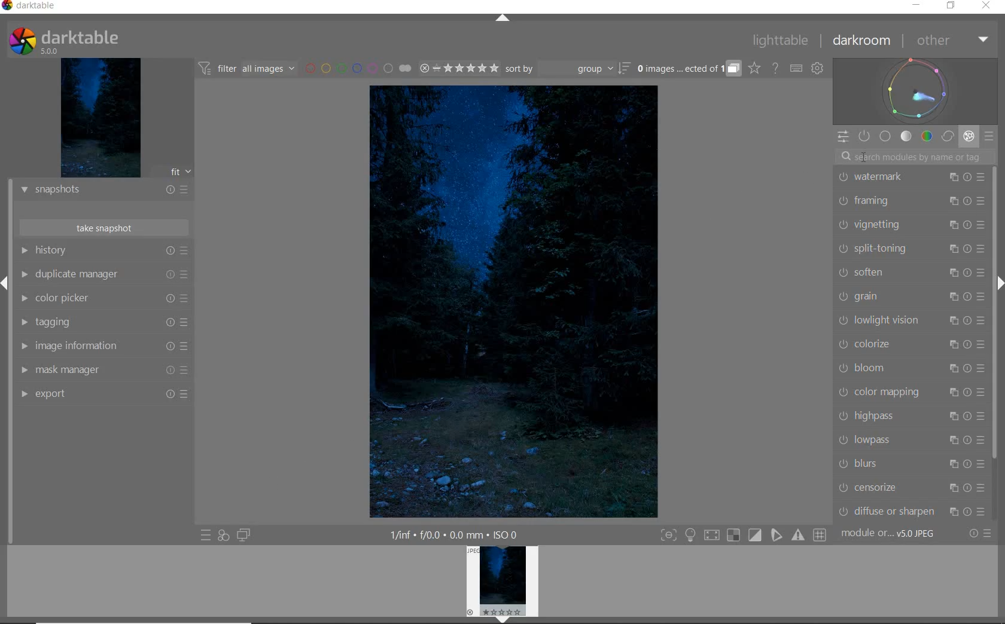 The width and height of the screenshot is (1005, 624). Describe the element at coordinates (912, 225) in the screenshot. I see `VIGNETTING` at that location.